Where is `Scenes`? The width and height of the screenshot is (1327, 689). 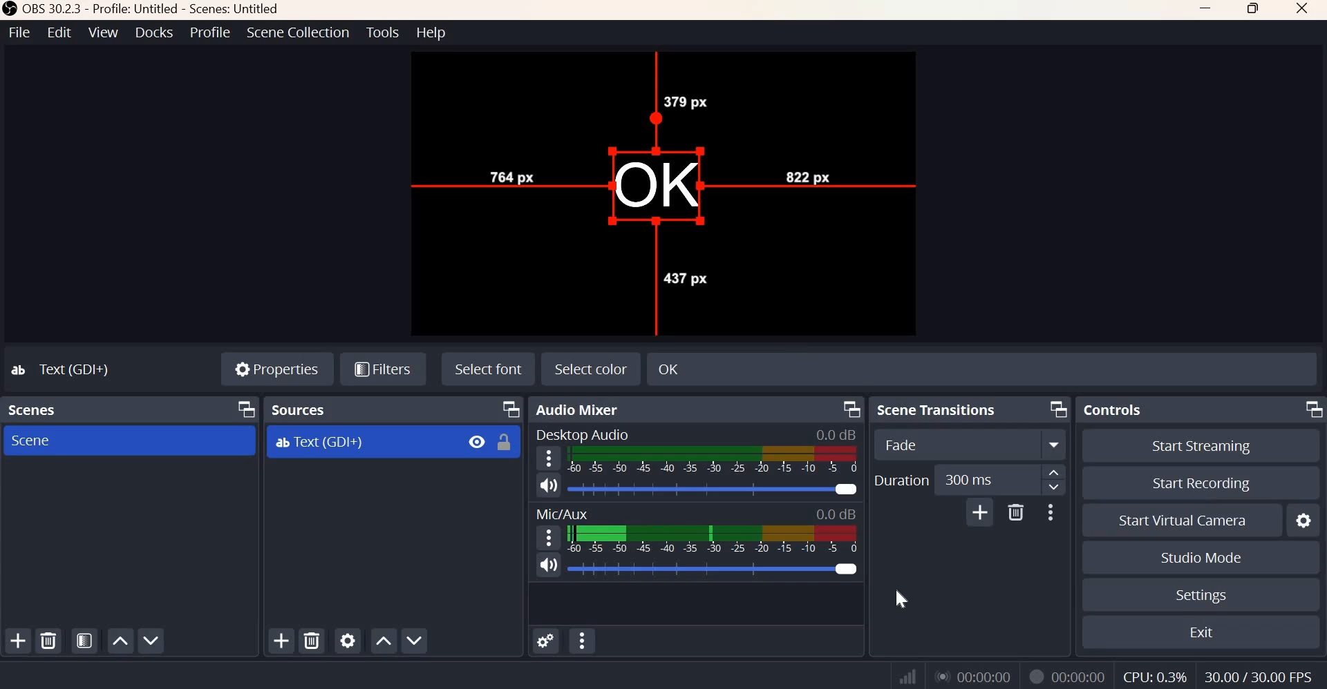 Scenes is located at coordinates (36, 409).